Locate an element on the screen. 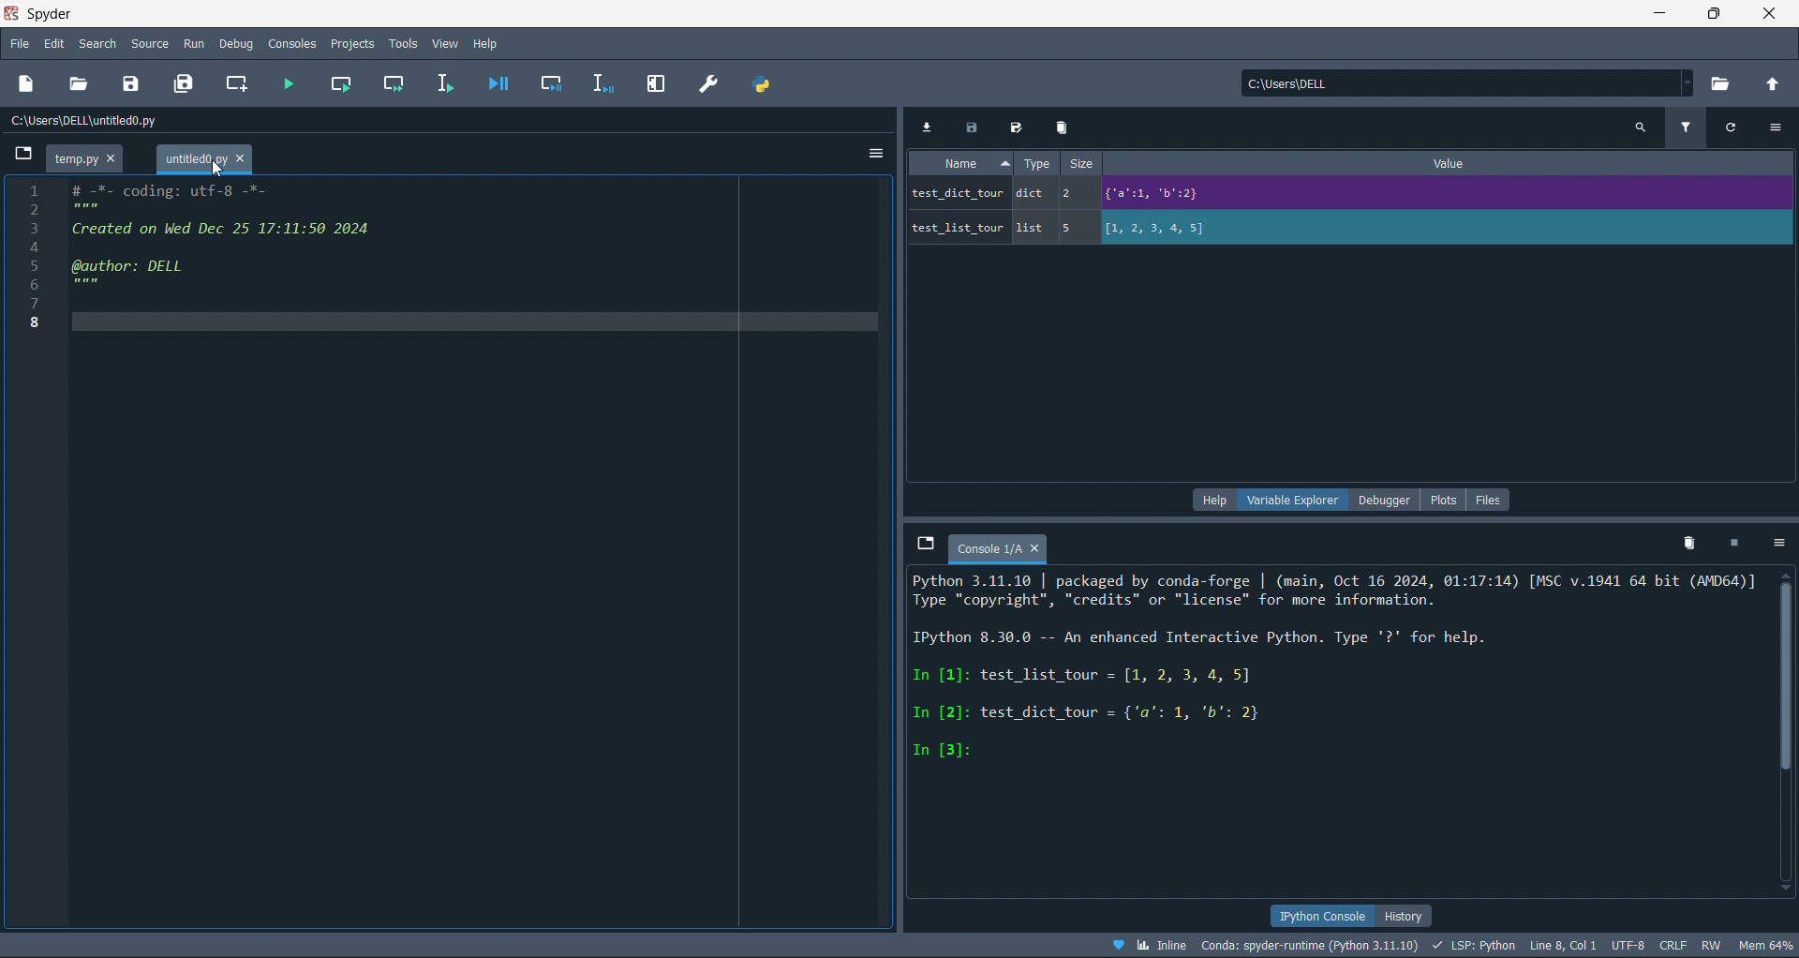 The image size is (1799, 958). options is located at coordinates (1780, 127).